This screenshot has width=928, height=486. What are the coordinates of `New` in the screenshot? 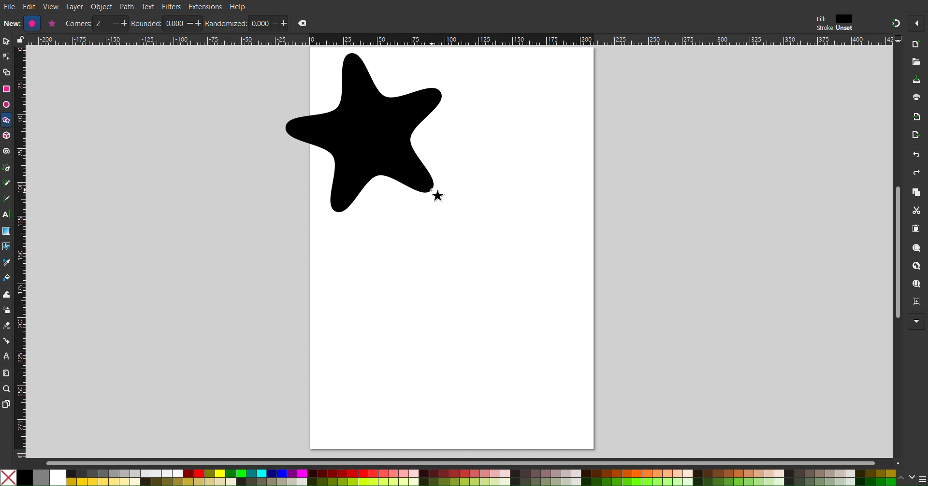 It's located at (11, 23).